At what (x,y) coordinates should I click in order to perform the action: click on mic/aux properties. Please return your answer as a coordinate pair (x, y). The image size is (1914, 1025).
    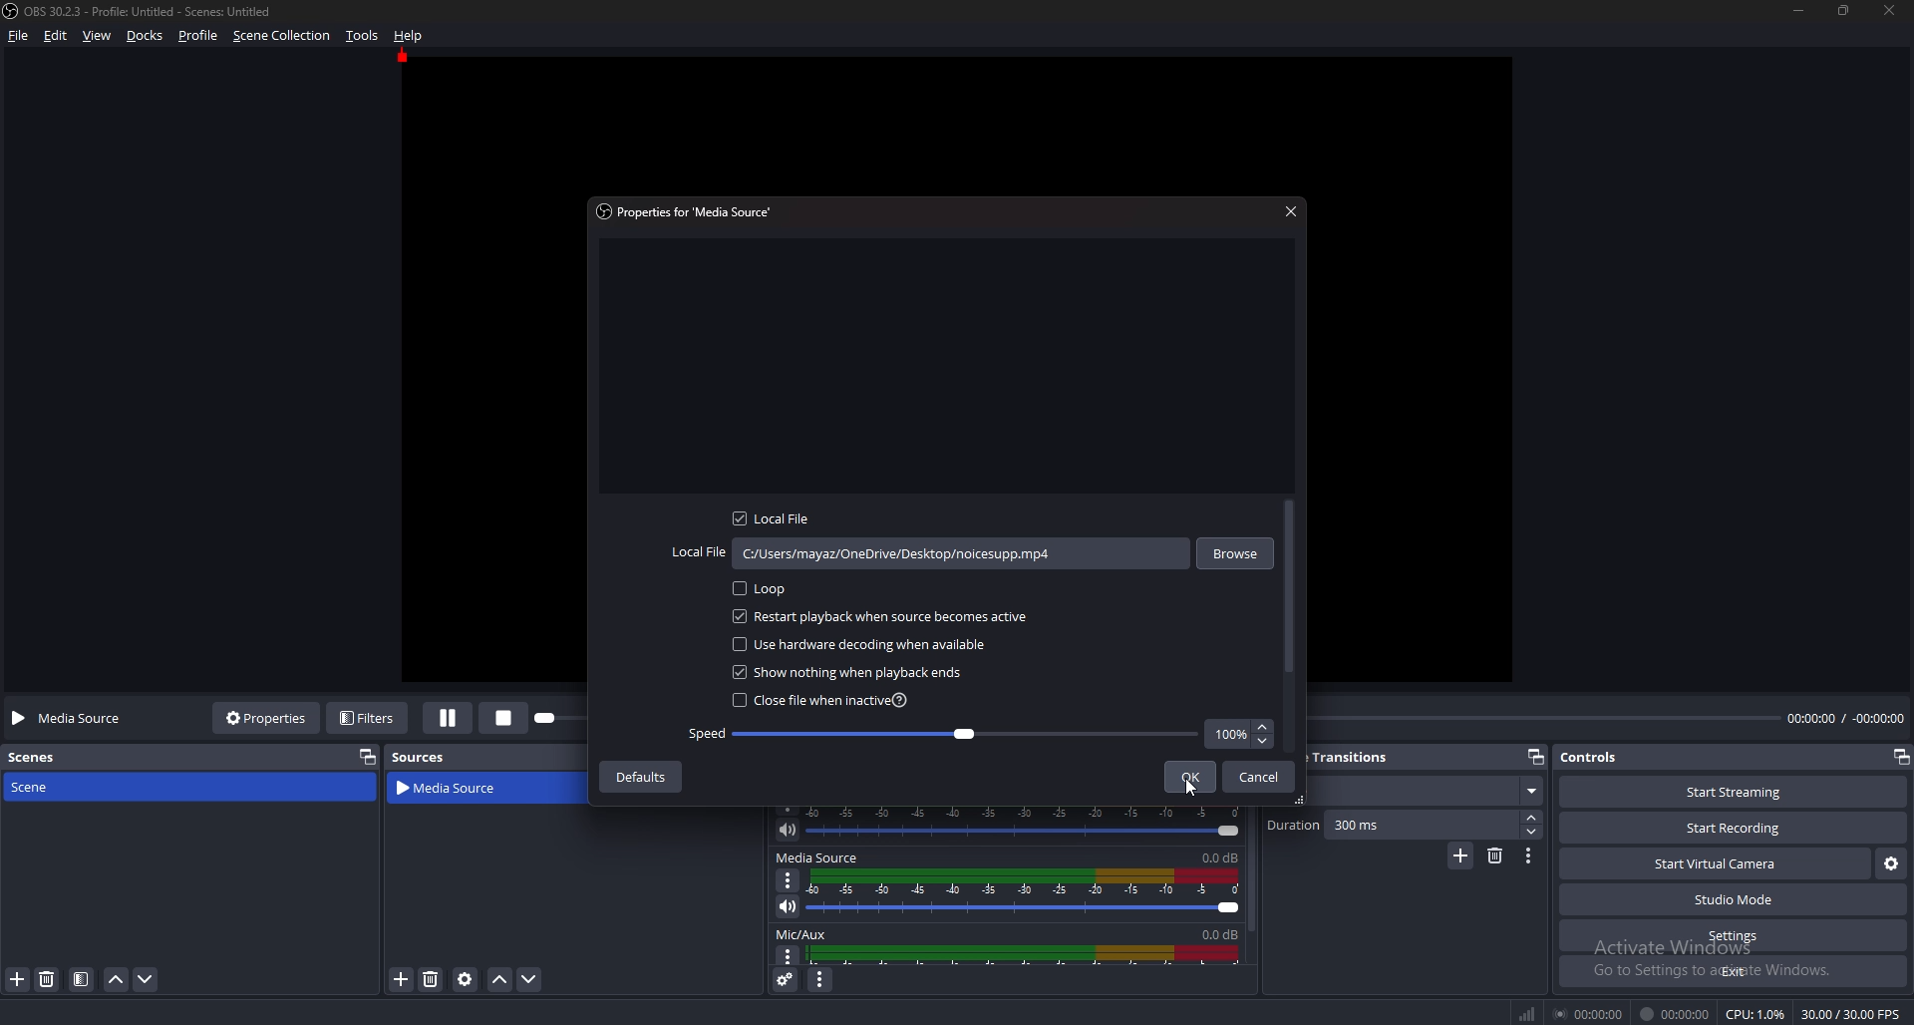
    Looking at the image, I should click on (786, 956).